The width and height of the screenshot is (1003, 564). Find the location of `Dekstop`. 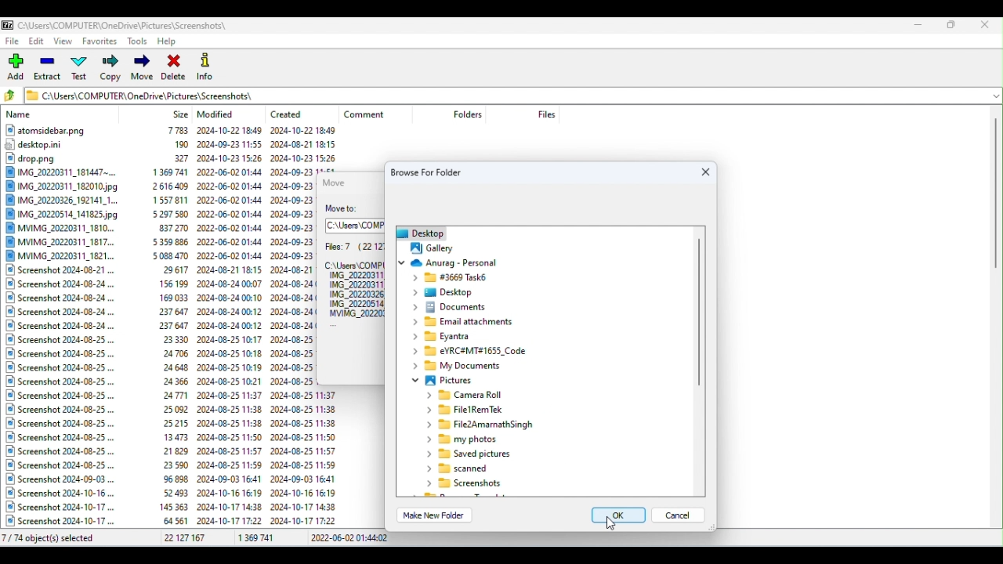

Dekstop is located at coordinates (447, 293).